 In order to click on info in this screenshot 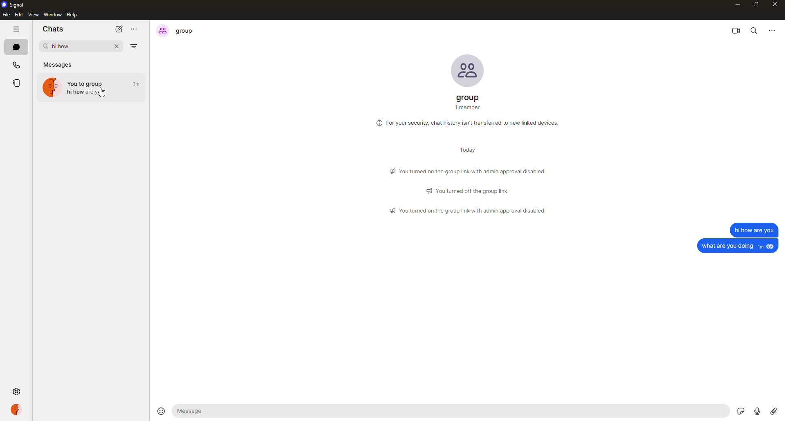, I will do `click(469, 211)`.